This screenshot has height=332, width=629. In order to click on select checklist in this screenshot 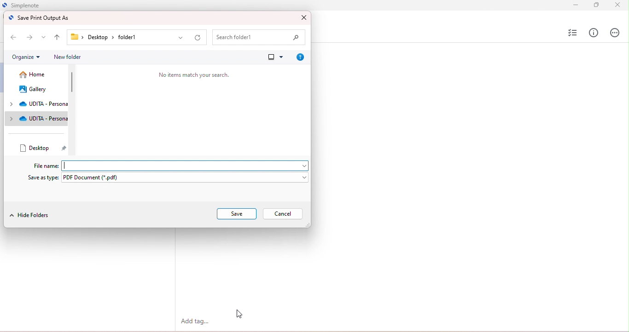, I will do `click(571, 33)`.